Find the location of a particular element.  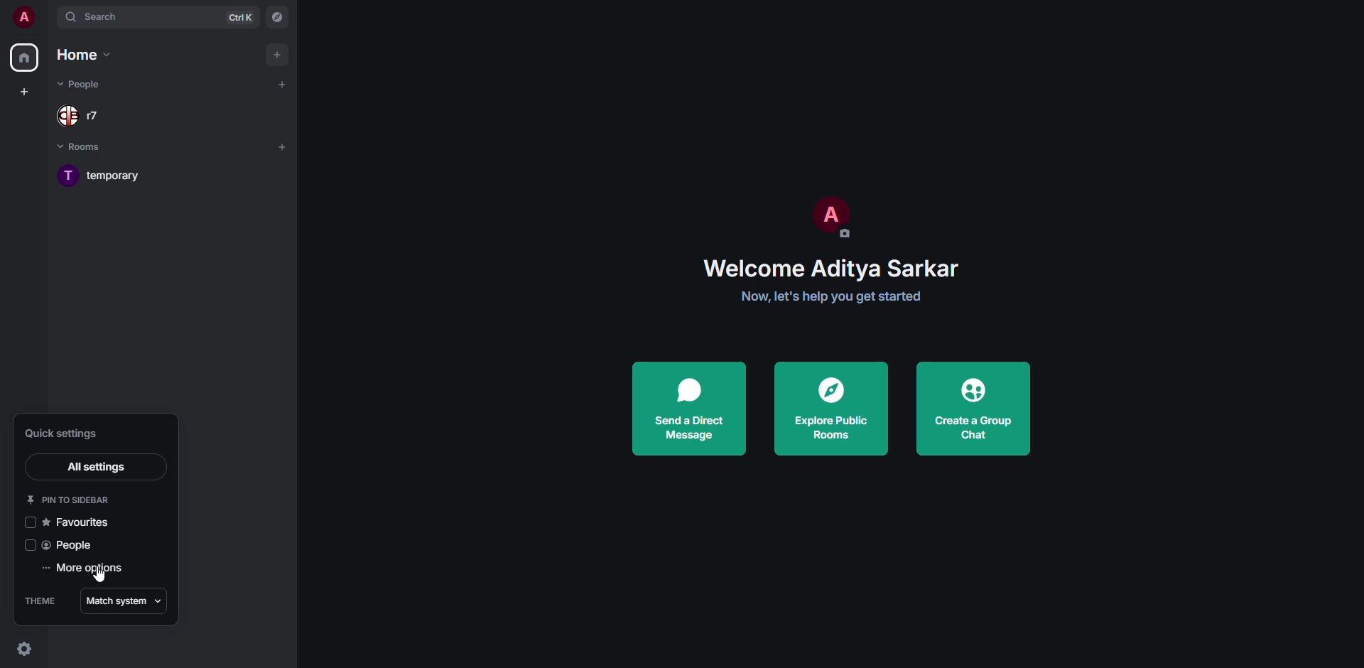

theme is located at coordinates (41, 601).